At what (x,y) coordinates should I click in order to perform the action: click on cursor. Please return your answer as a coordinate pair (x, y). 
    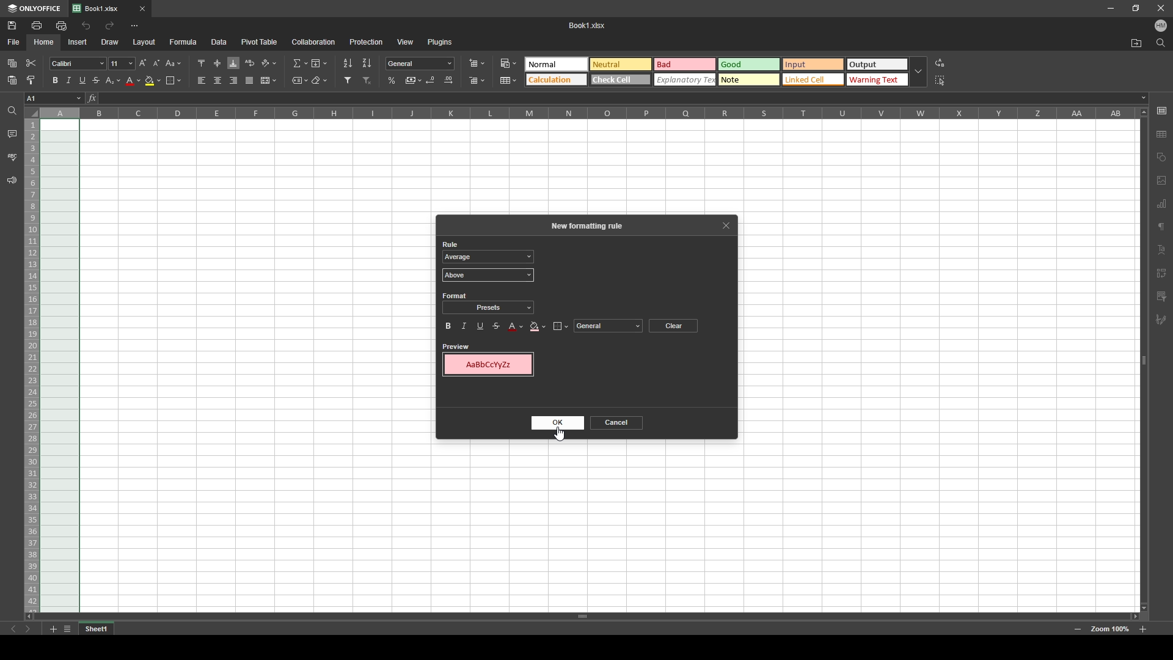
    Looking at the image, I should click on (510, 67).